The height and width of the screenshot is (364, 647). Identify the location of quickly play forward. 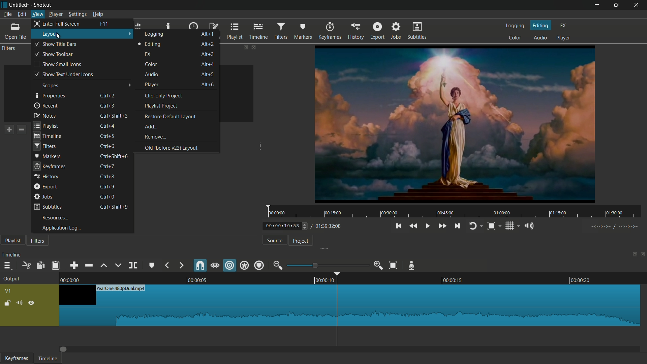
(442, 226).